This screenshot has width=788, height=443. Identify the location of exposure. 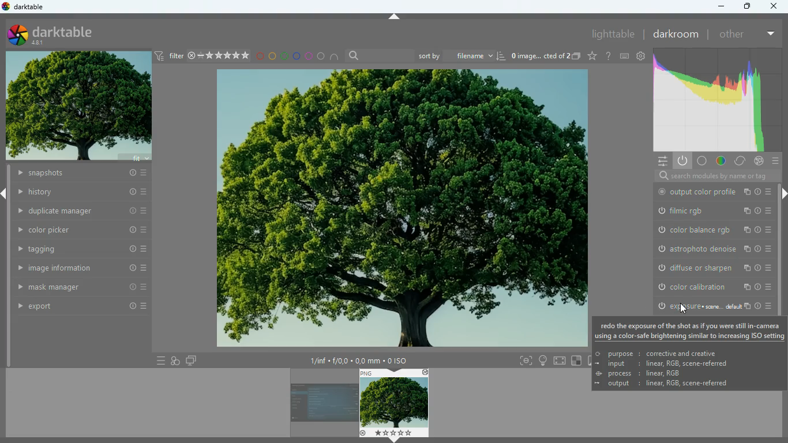
(712, 306).